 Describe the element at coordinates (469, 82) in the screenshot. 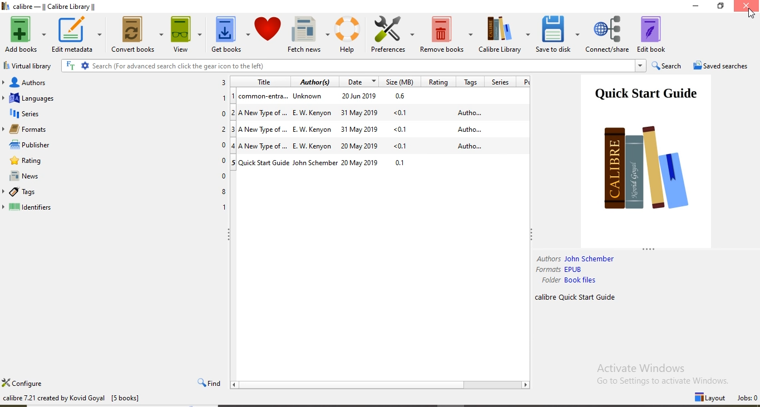

I see `Tags` at that location.